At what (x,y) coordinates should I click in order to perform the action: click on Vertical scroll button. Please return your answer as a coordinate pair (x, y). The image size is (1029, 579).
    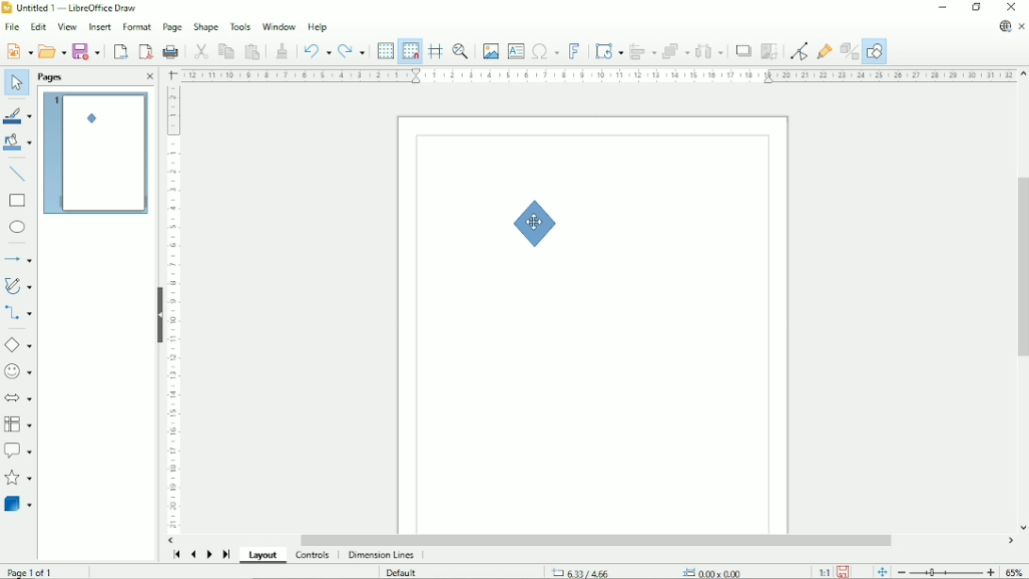
    Looking at the image, I should click on (1022, 527).